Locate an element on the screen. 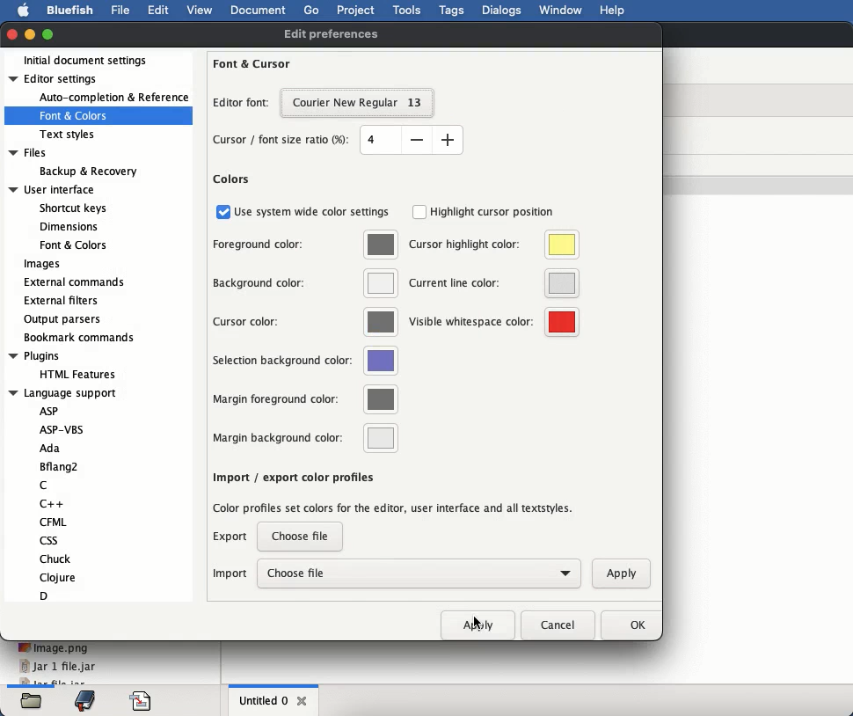 This screenshot has width=853, height=716. font and cursor is located at coordinates (252, 62).